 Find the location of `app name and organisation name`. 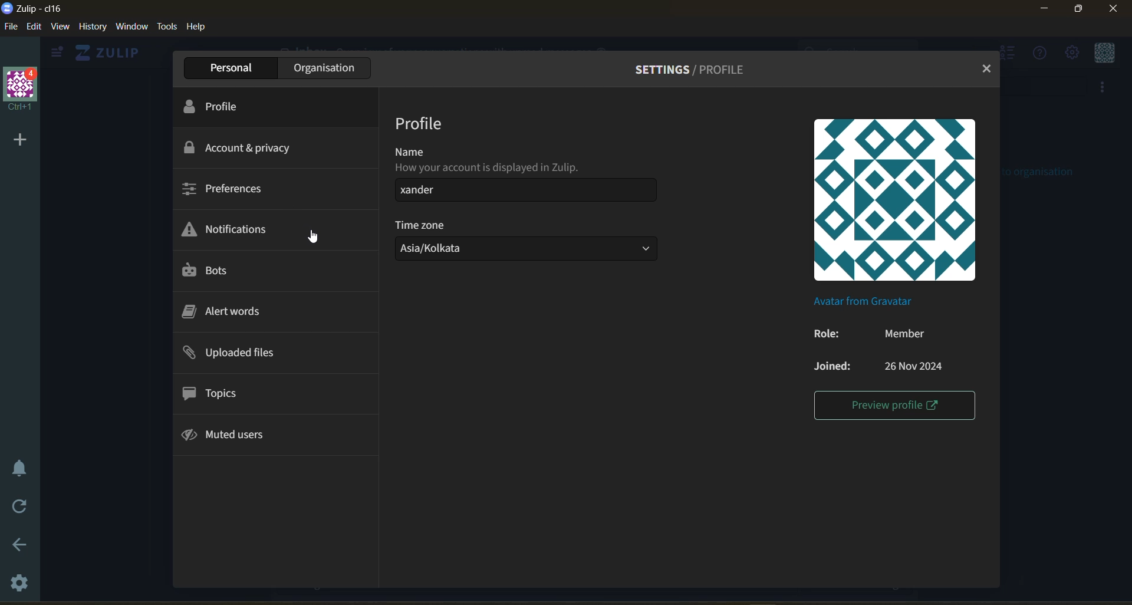

app name and organisation name is located at coordinates (44, 8).